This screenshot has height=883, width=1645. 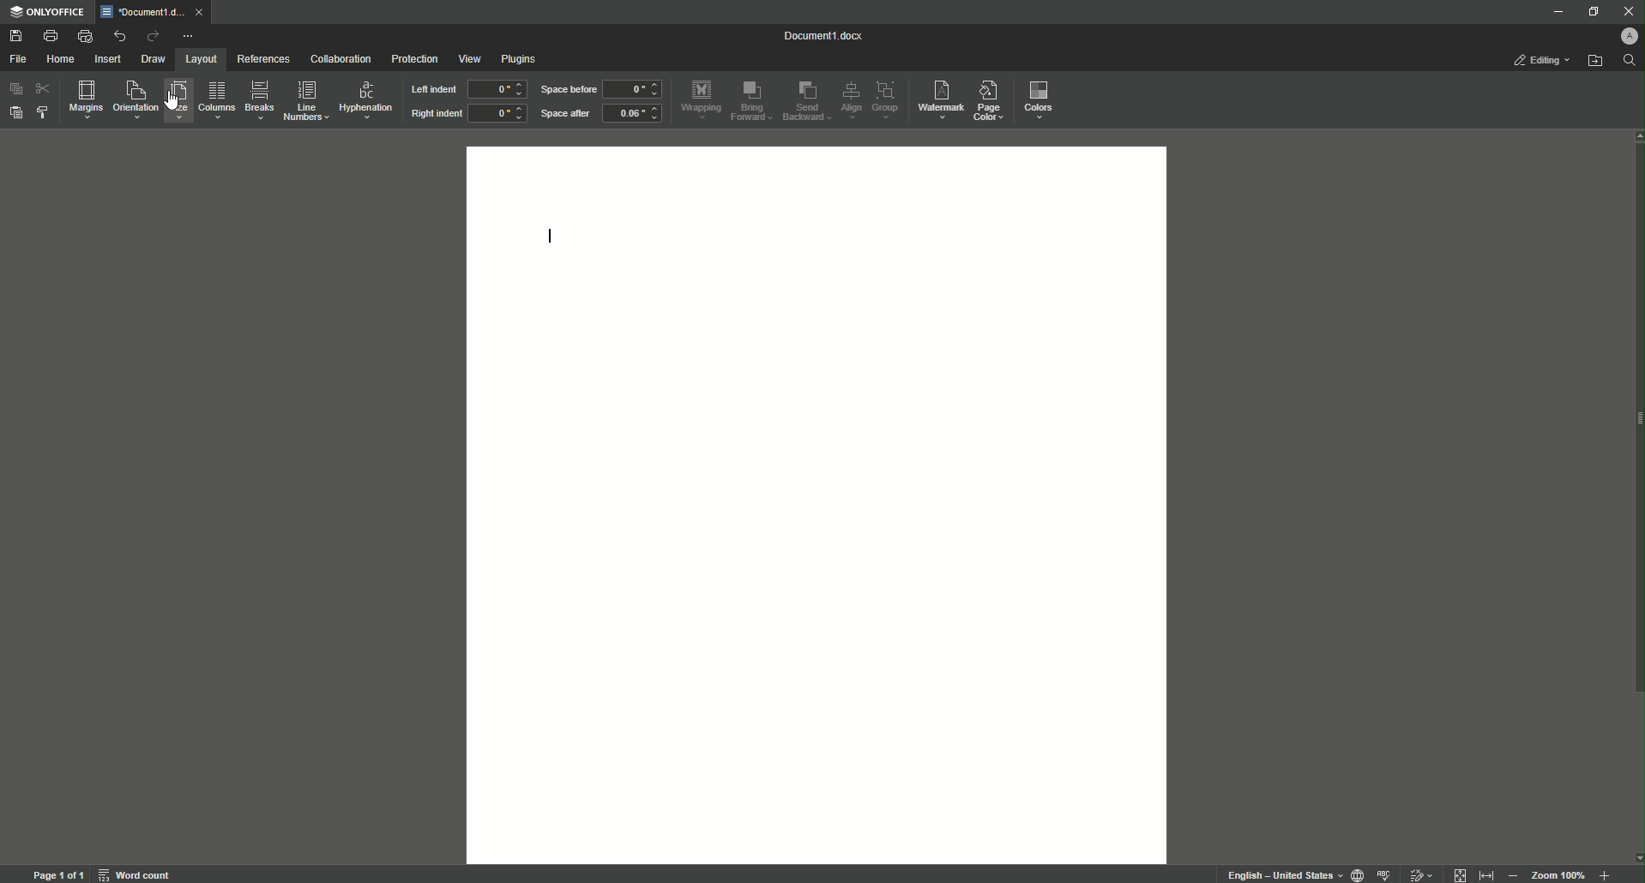 What do you see at coordinates (567, 90) in the screenshot?
I see `Space before` at bounding box center [567, 90].